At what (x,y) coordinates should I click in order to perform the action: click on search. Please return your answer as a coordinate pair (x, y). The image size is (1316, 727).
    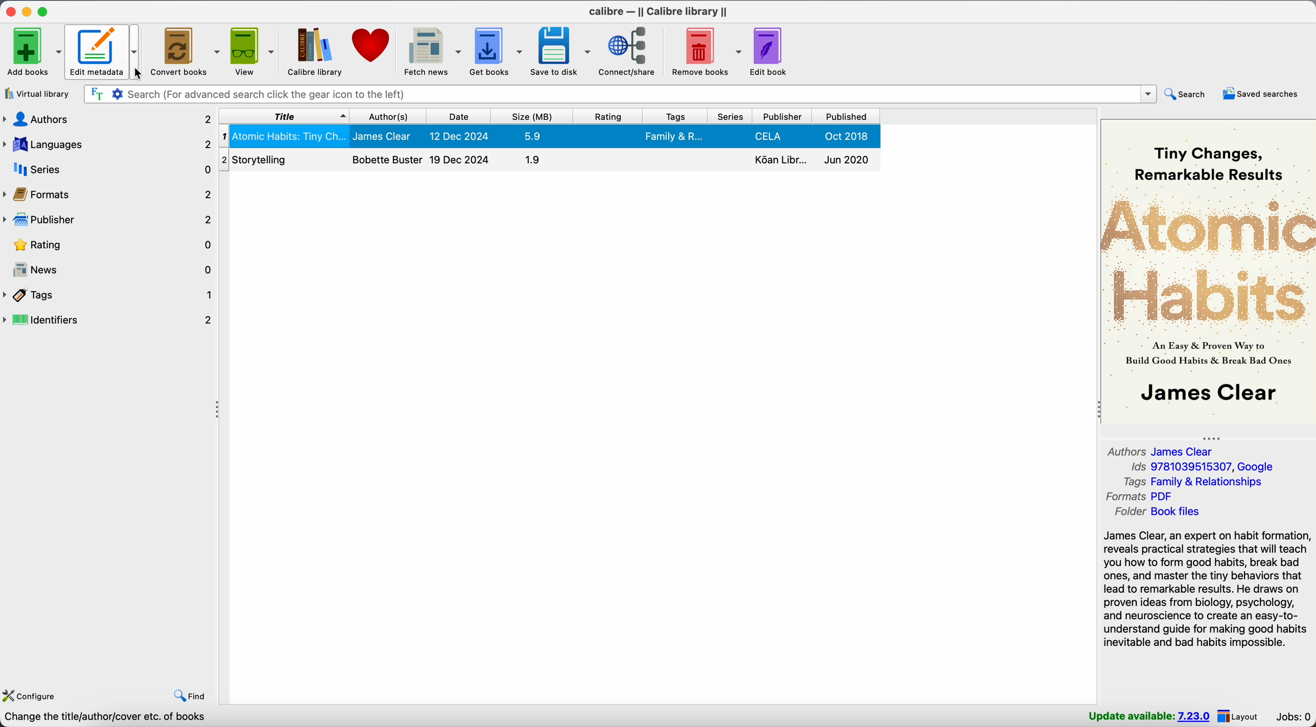
    Looking at the image, I should click on (1188, 93).